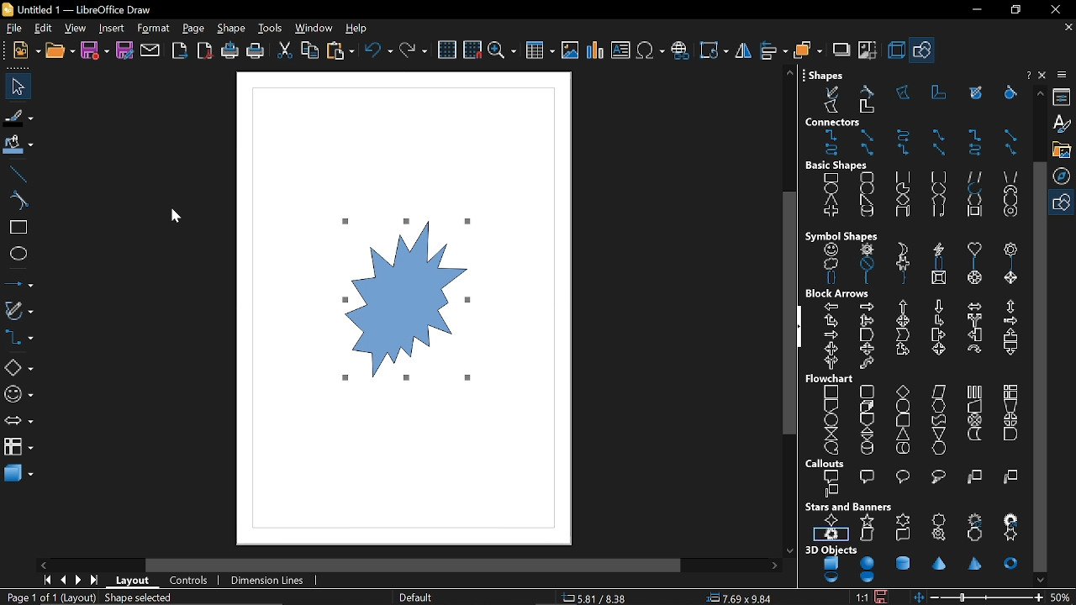  What do you see at coordinates (44, 29) in the screenshot?
I see `EDit` at bounding box center [44, 29].